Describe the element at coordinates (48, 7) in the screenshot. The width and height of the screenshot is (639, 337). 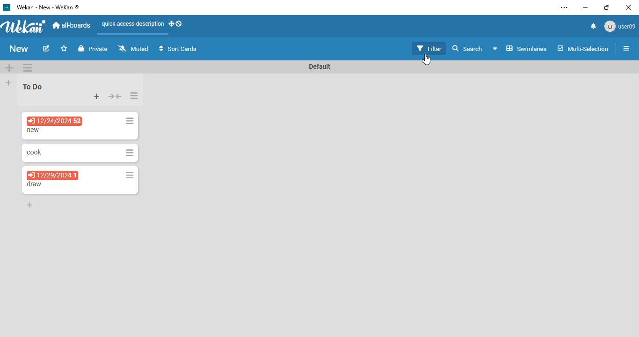
I see `wekan - new - wekan ` at that location.